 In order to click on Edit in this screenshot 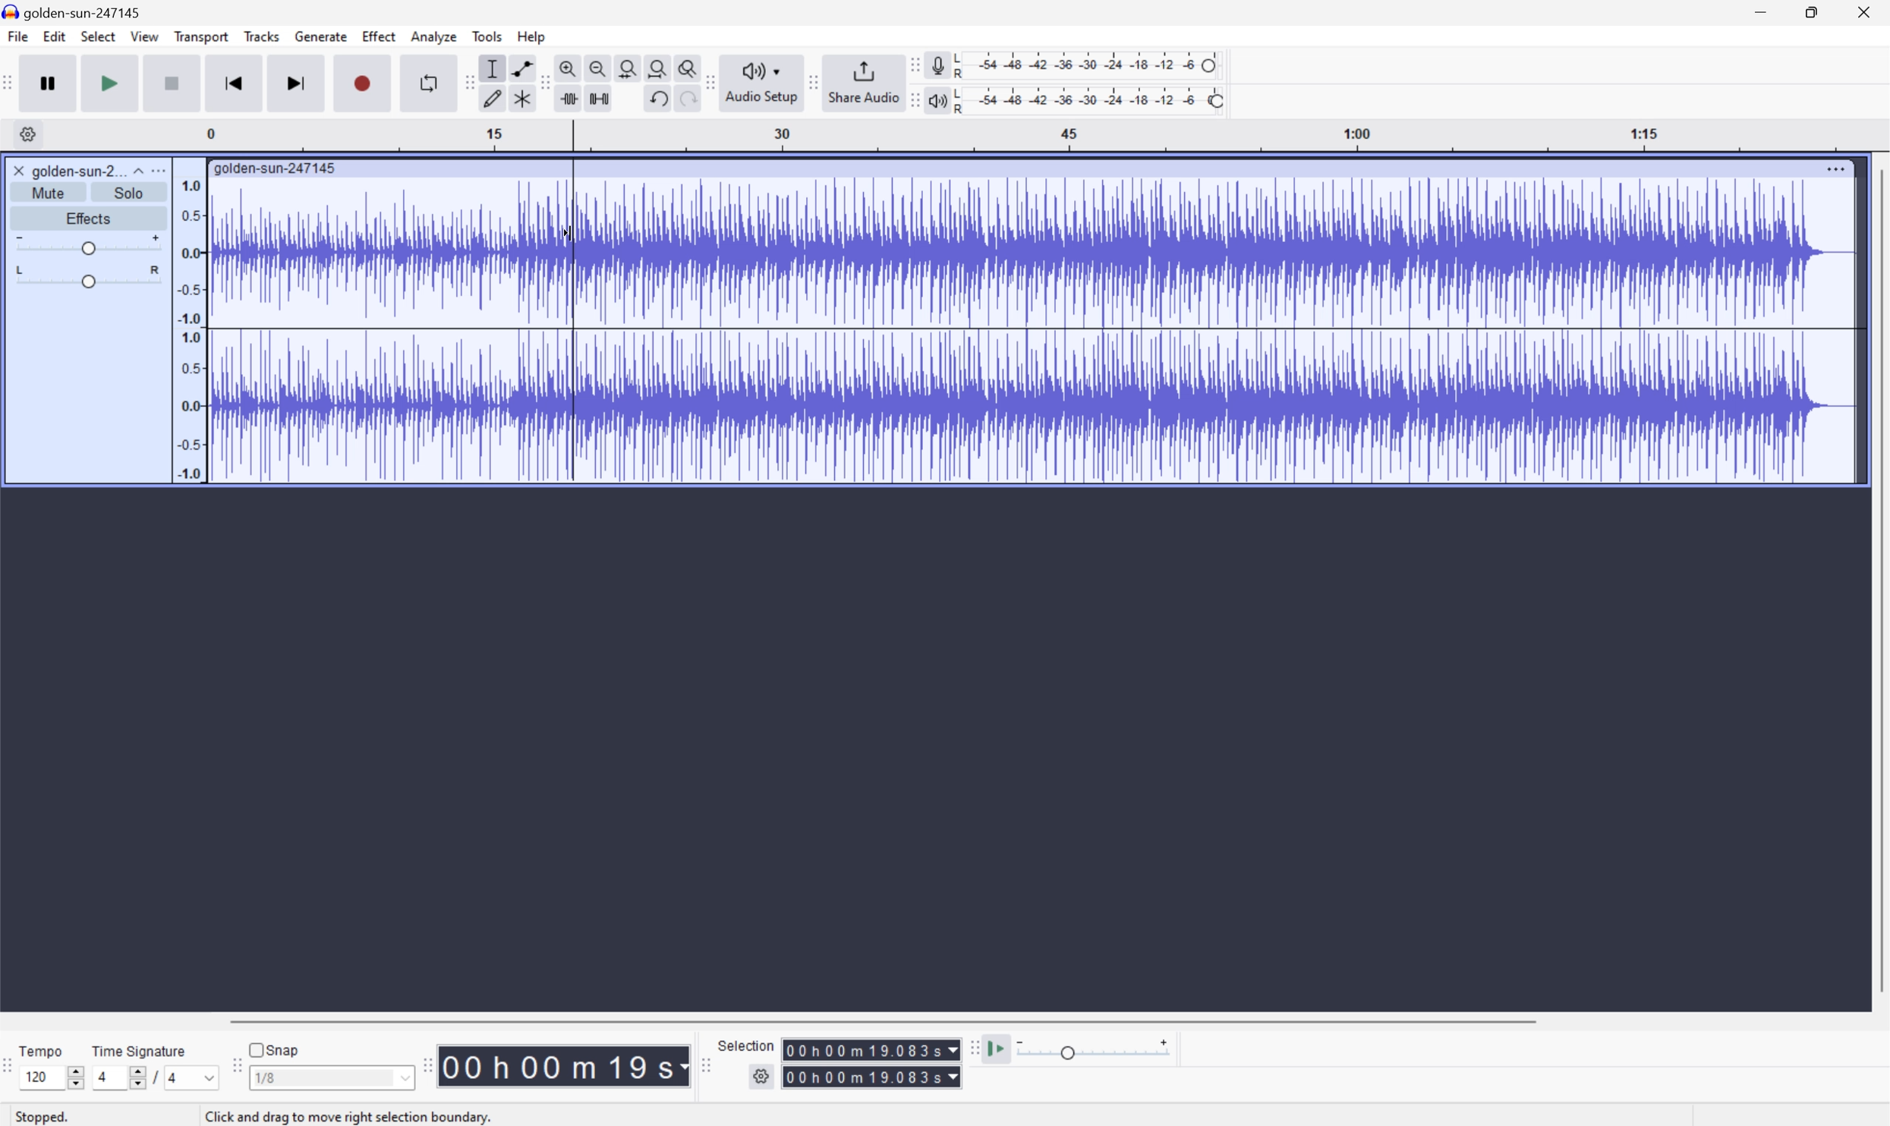, I will do `click(55, 37)`.